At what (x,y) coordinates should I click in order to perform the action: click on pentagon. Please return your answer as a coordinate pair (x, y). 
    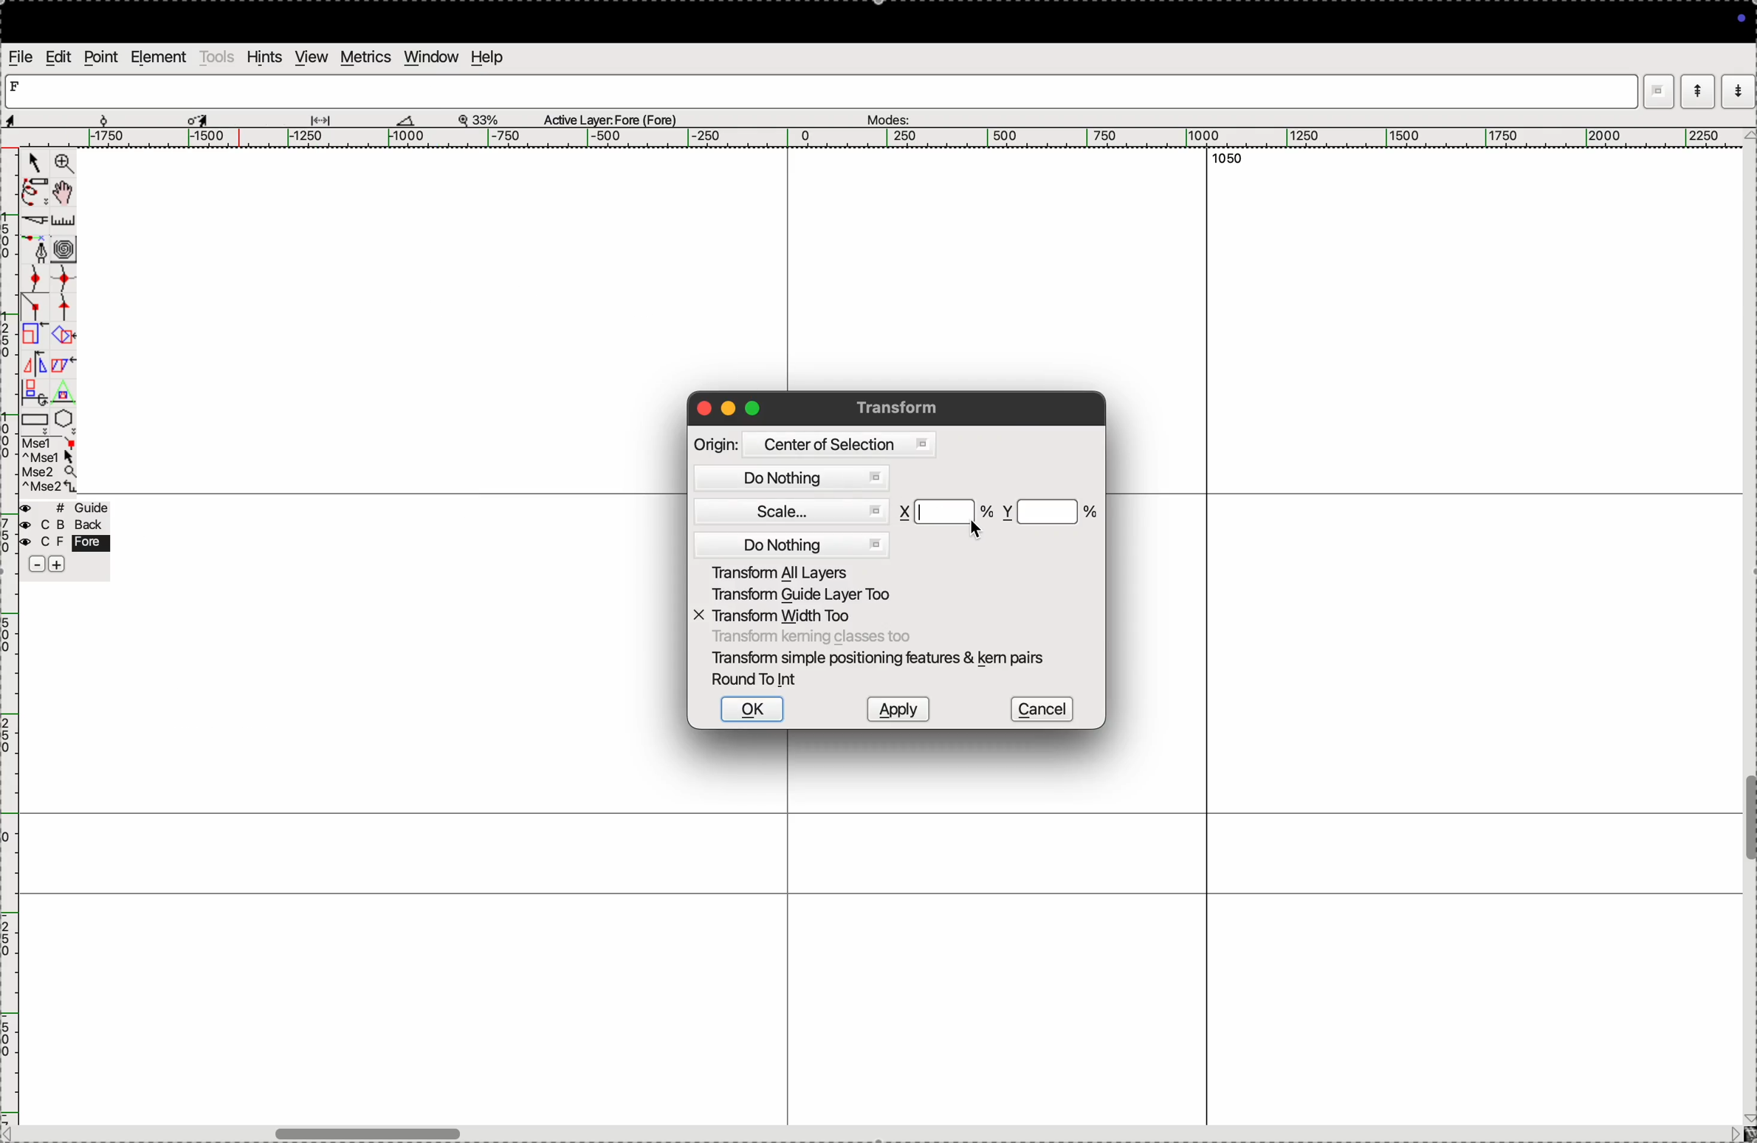
    Looking at the image, I should click on (64, 419).